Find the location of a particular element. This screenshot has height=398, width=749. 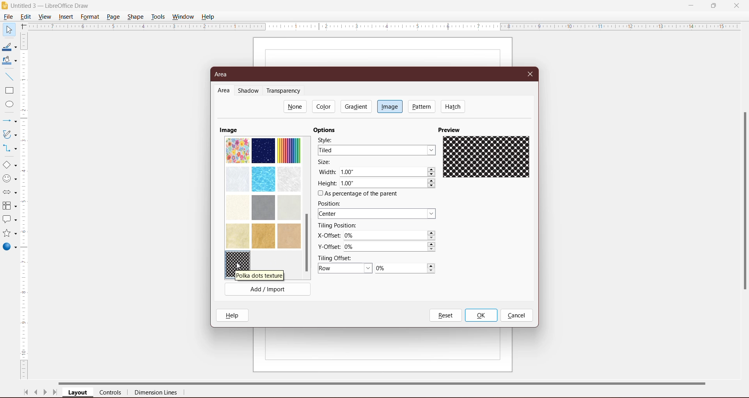

Y-Offset is located at coordinates (329, 246).